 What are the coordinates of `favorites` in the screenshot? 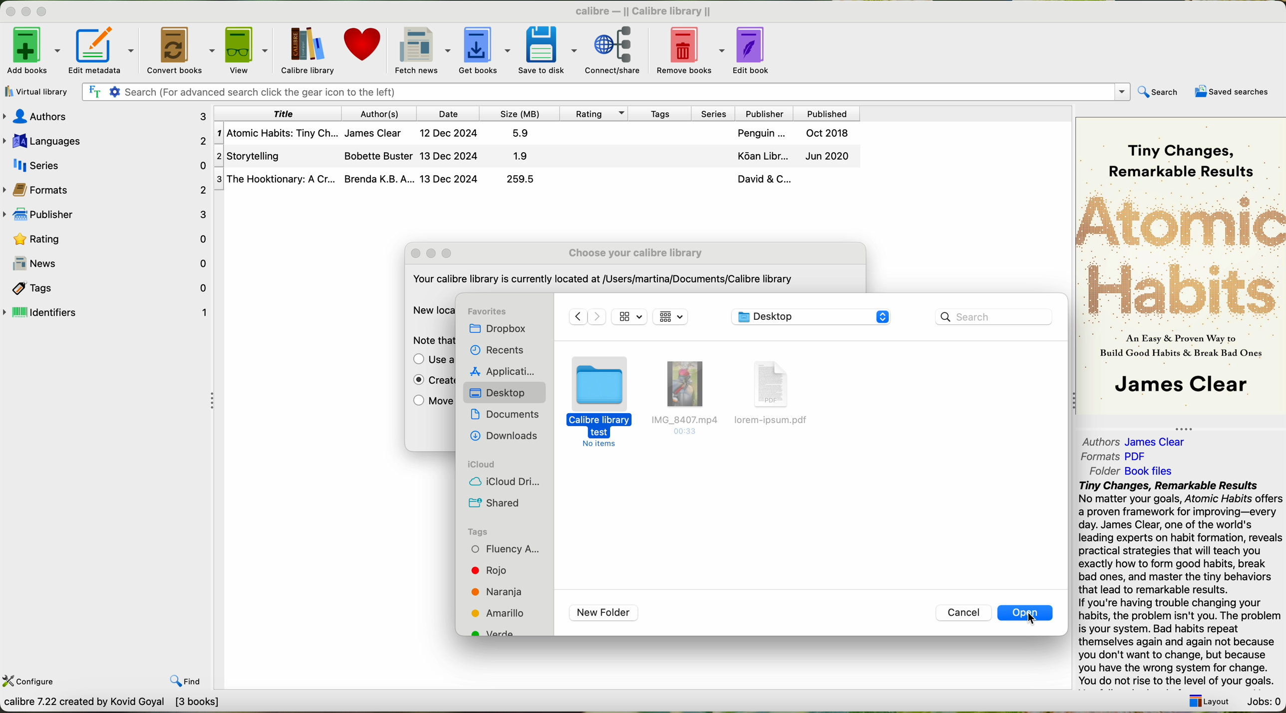 It's located at (488, 311).